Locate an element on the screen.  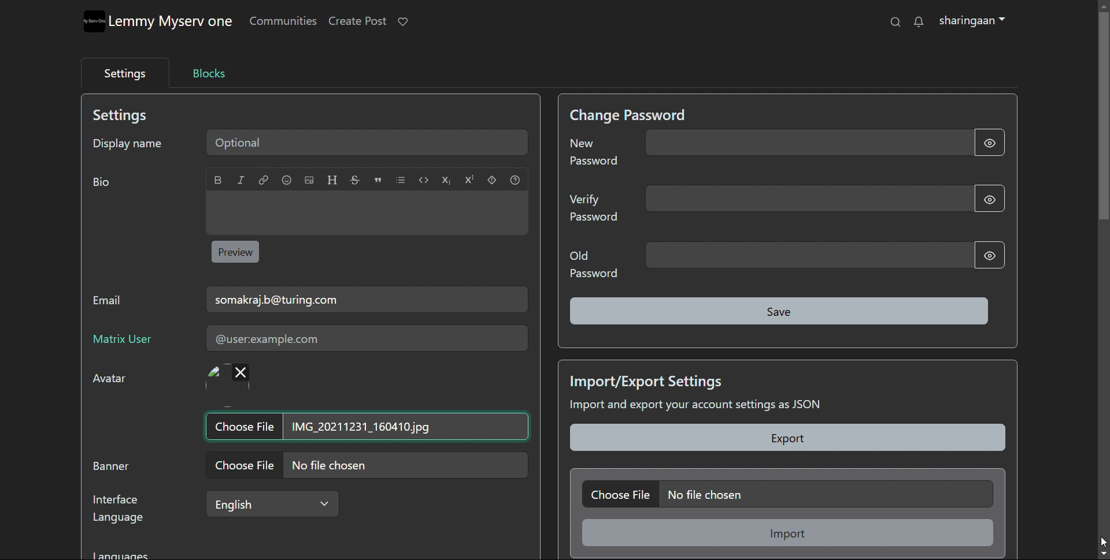
remove avatar is located at coordinates (240, 372).